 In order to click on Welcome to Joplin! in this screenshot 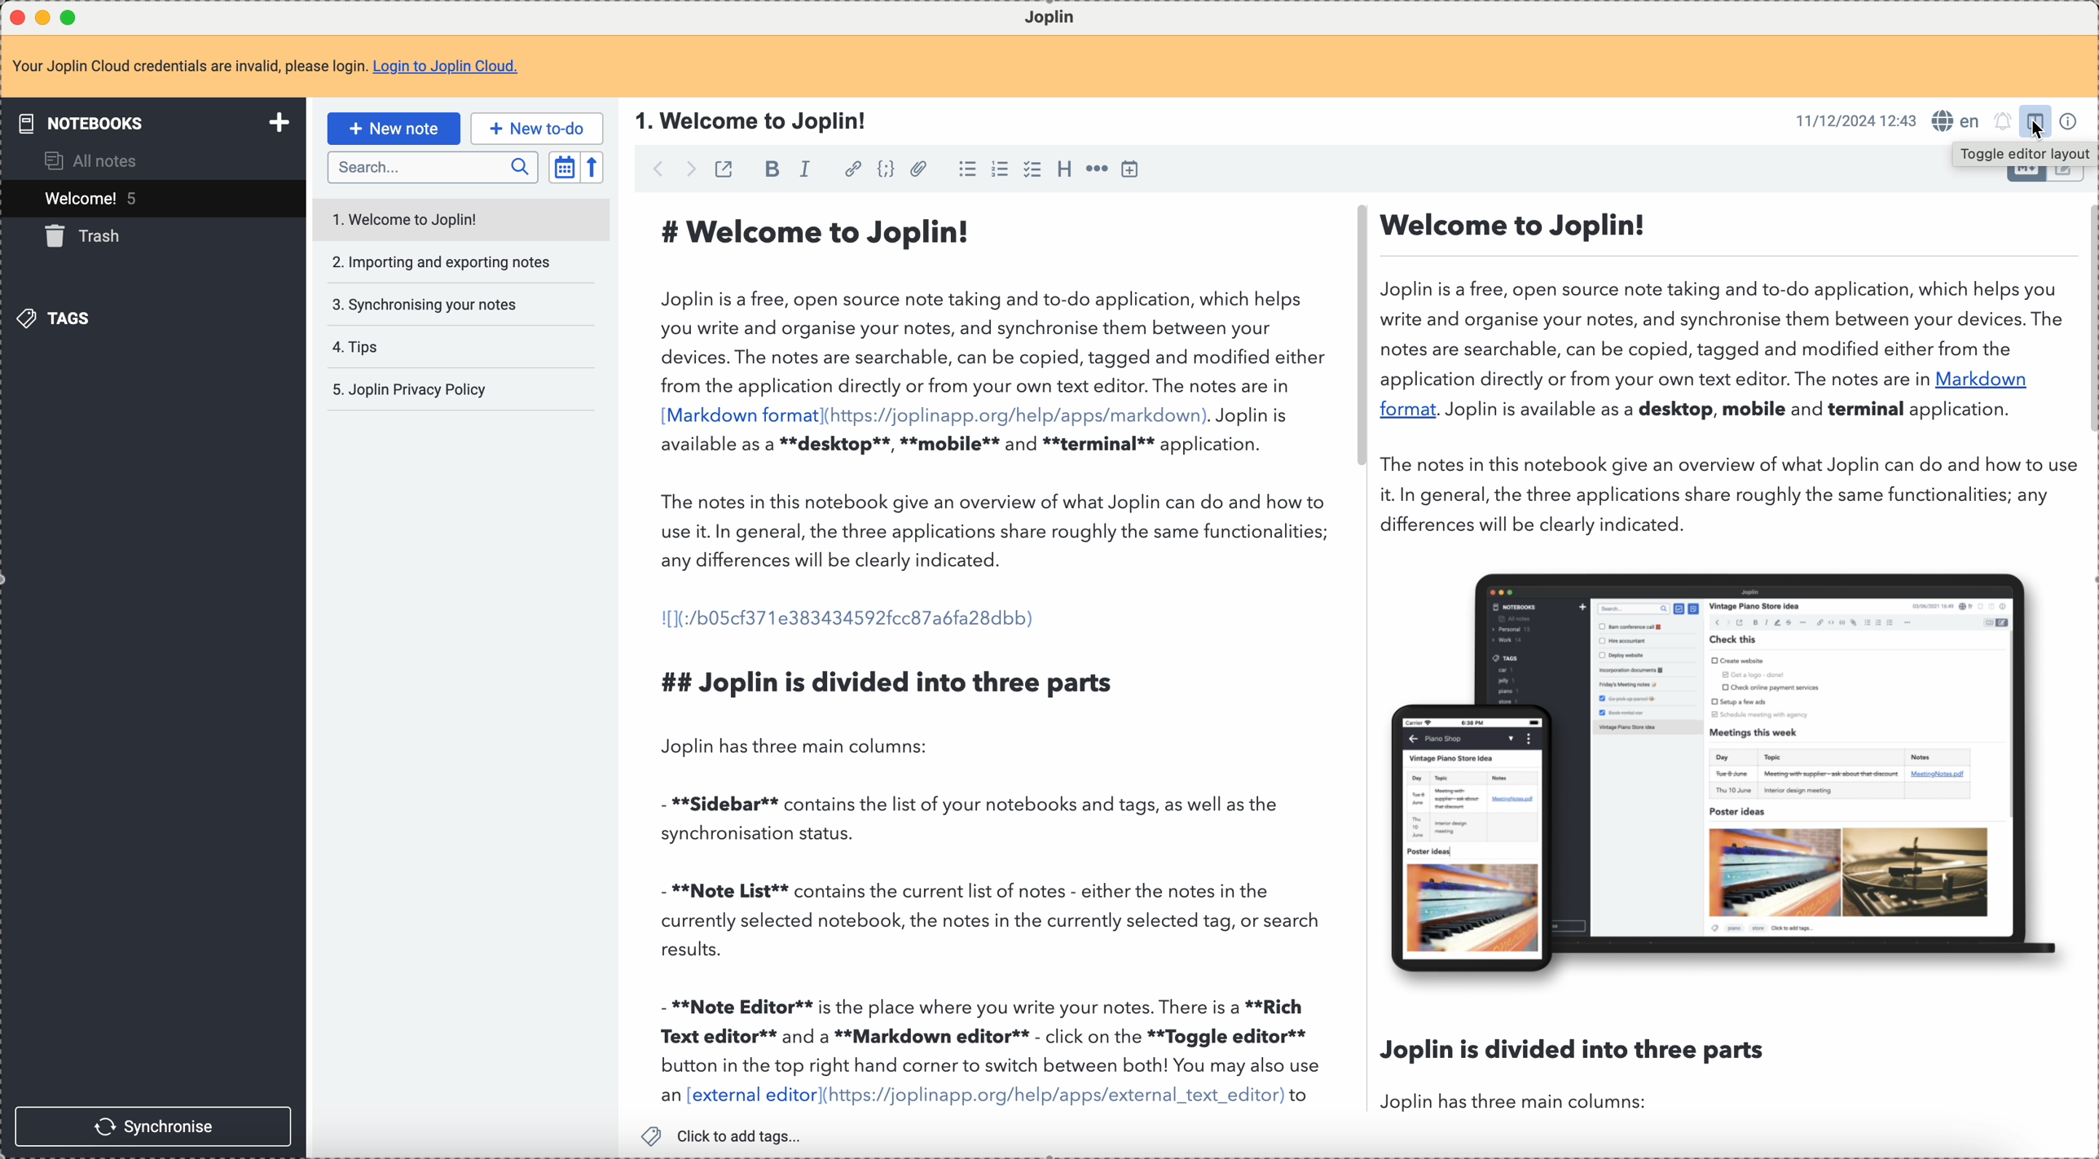, I will do `click(1520, 225)`.